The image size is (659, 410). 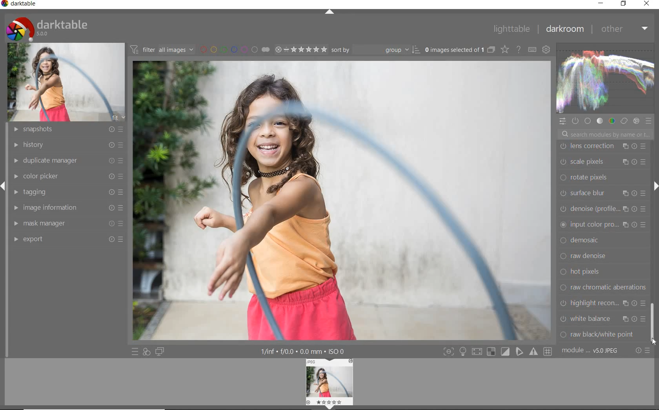 What do you see at coordinates (624, 120) in the screenshot?
I see `correct` at bounding box center [624, 120].